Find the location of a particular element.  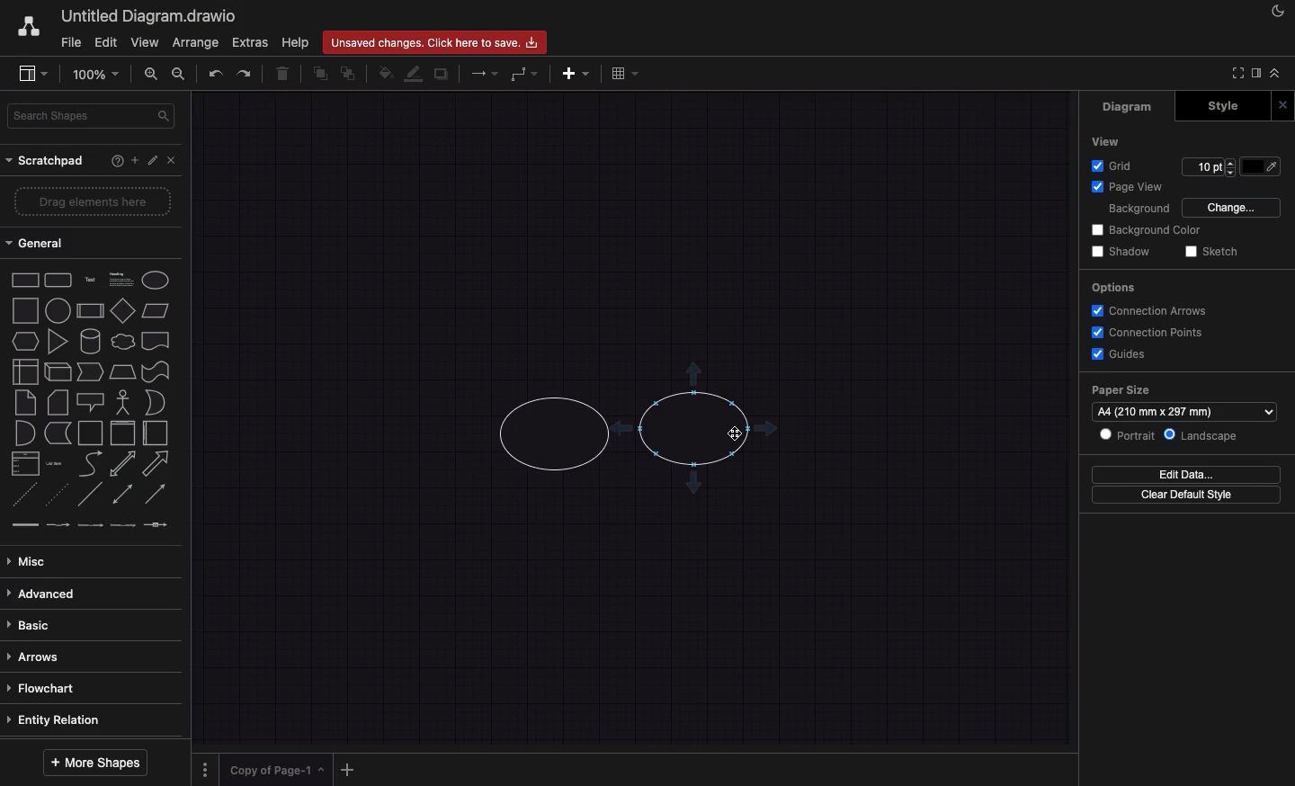

advanced is located at coordinates (88, 593).